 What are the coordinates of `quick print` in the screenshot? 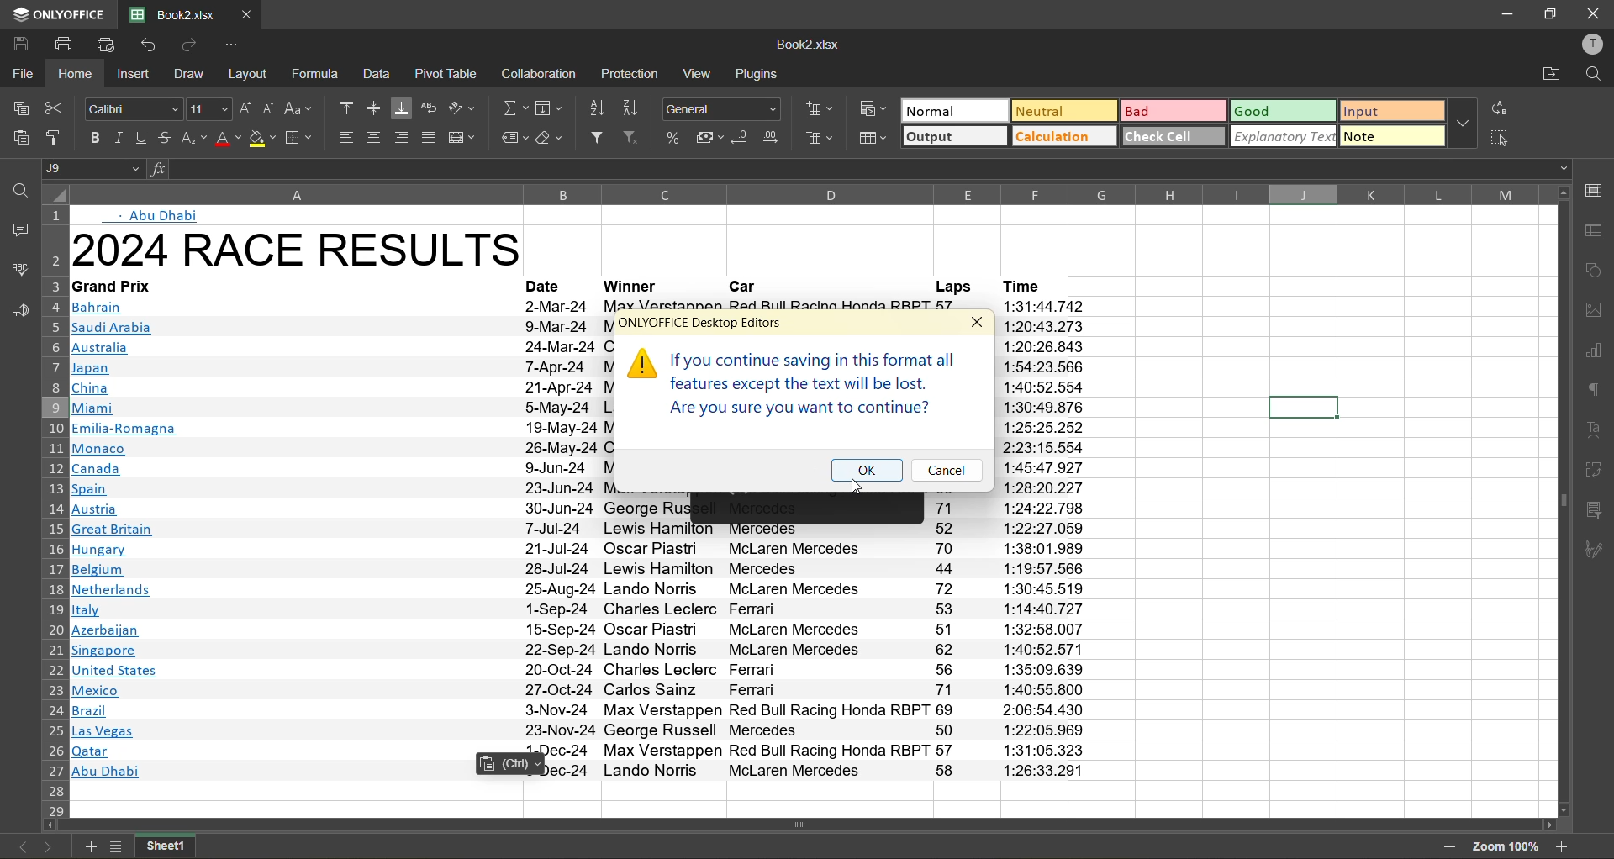 It's located at (108, 45).